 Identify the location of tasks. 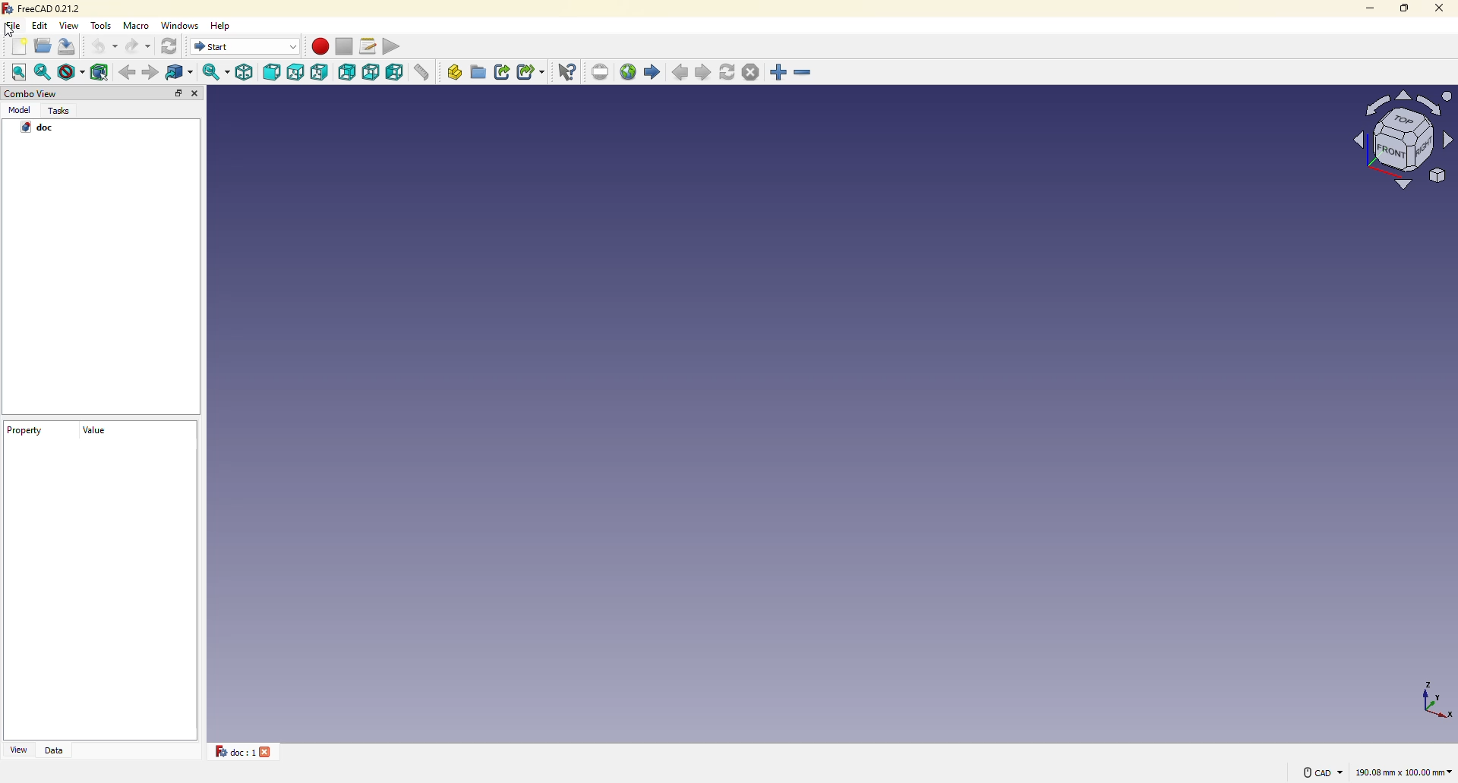
(62, 111).